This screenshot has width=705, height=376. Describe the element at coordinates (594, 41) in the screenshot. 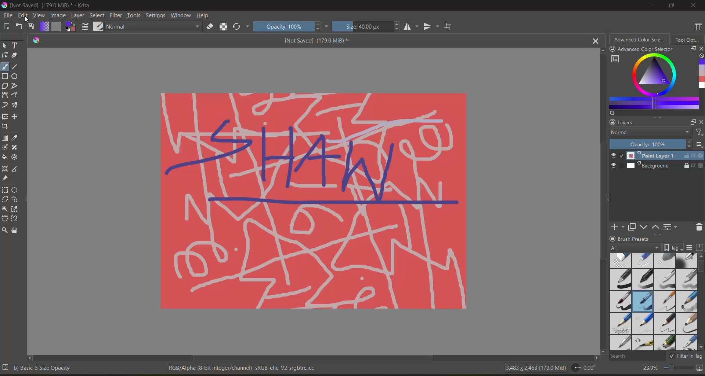

I see `close tab` at that location.